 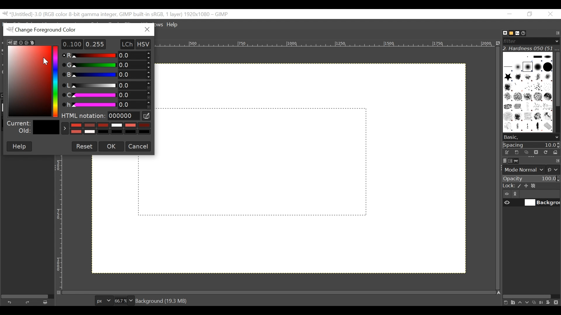 I want to click on Undo, so click(x=11, y=302).